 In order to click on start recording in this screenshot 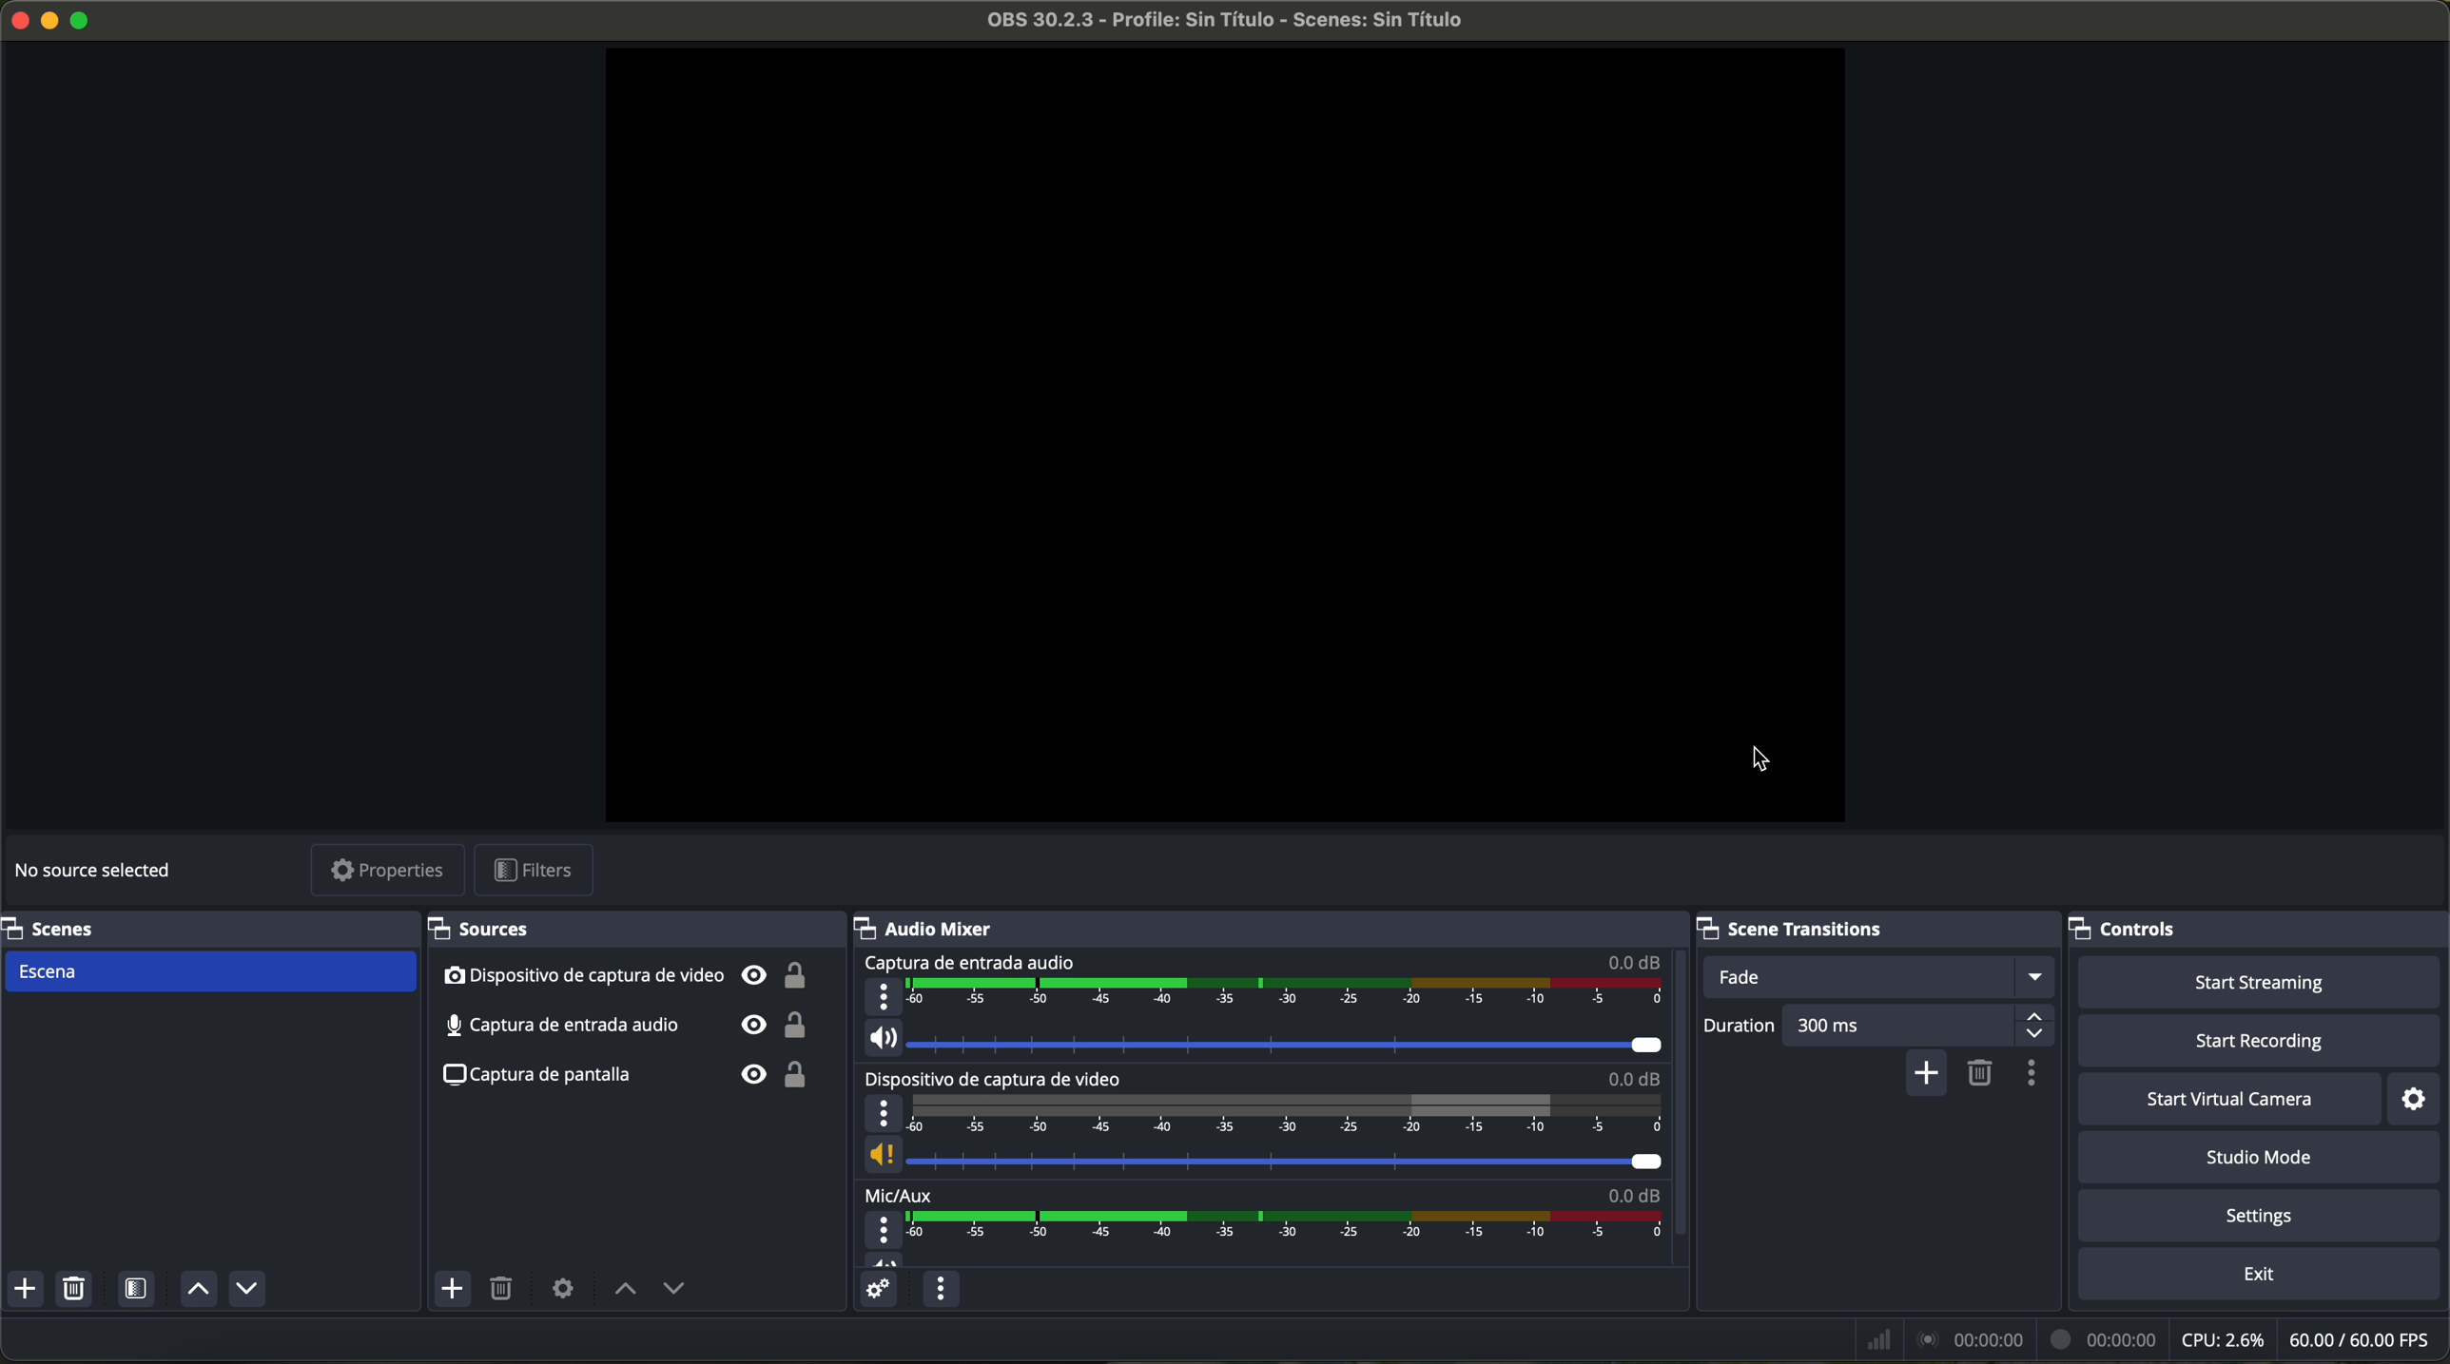, I will do `click(2262, 1043)`.